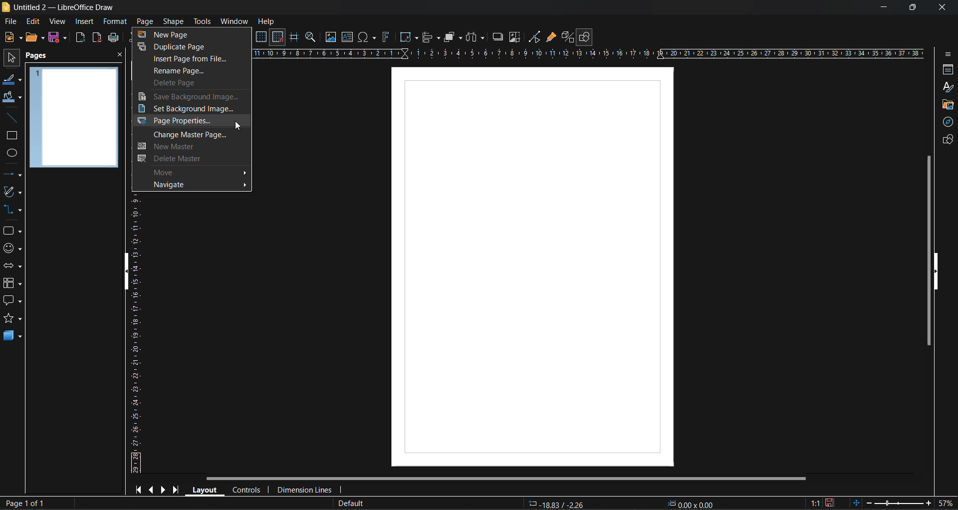  I want to click on close, so click(119, 56).